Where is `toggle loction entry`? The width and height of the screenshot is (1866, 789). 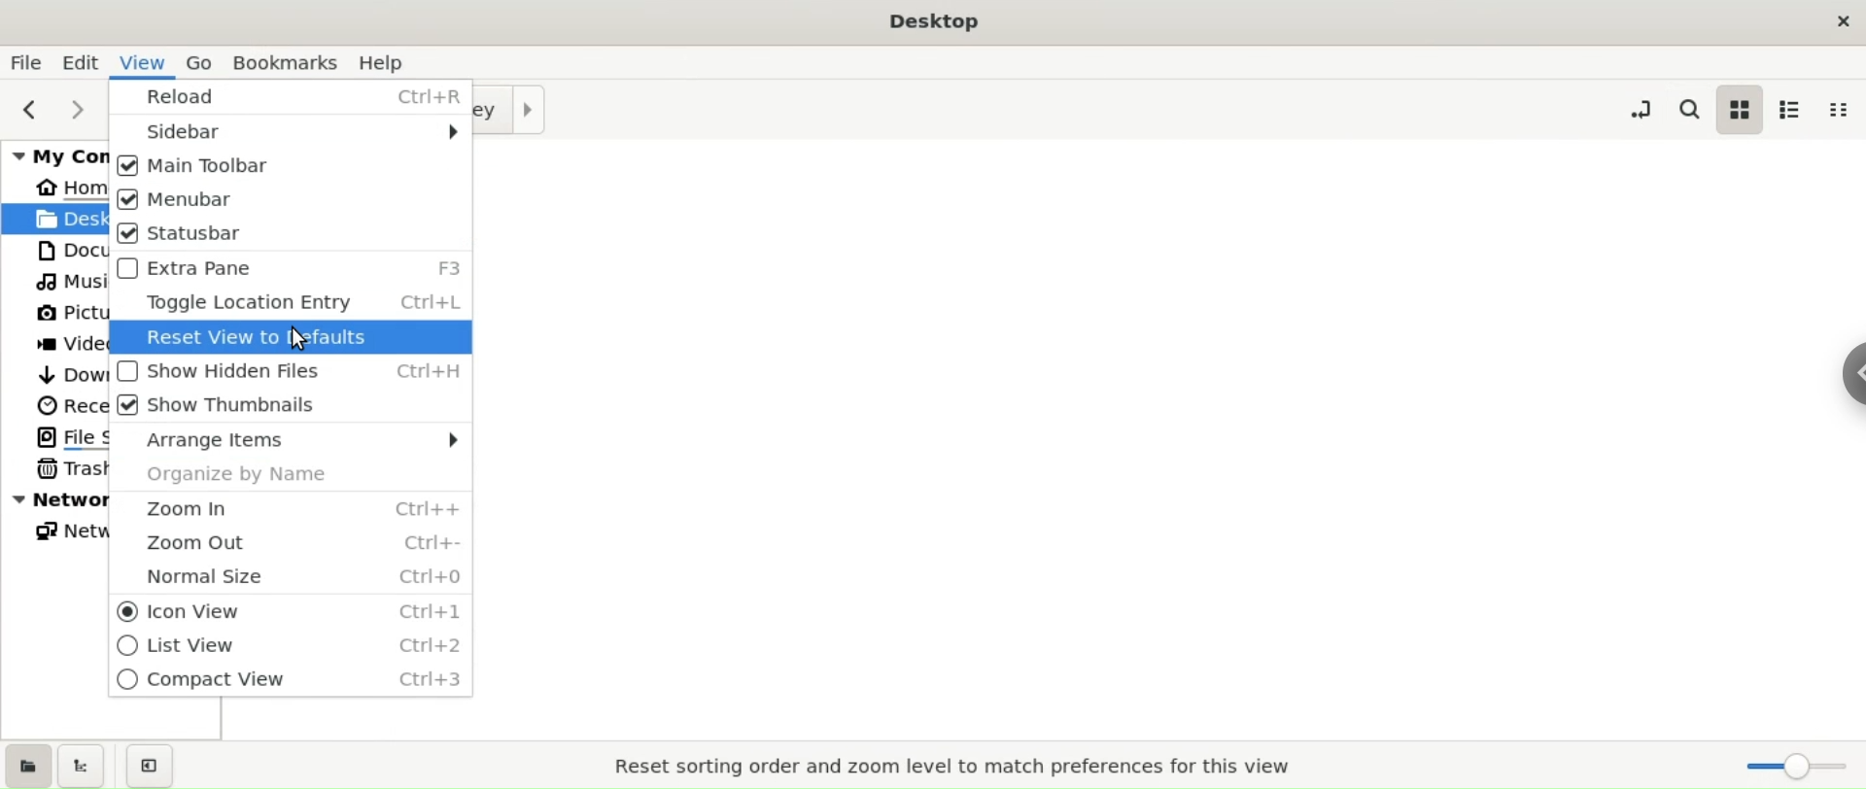
toggle loction entry is located at coordinates (1641, 107).